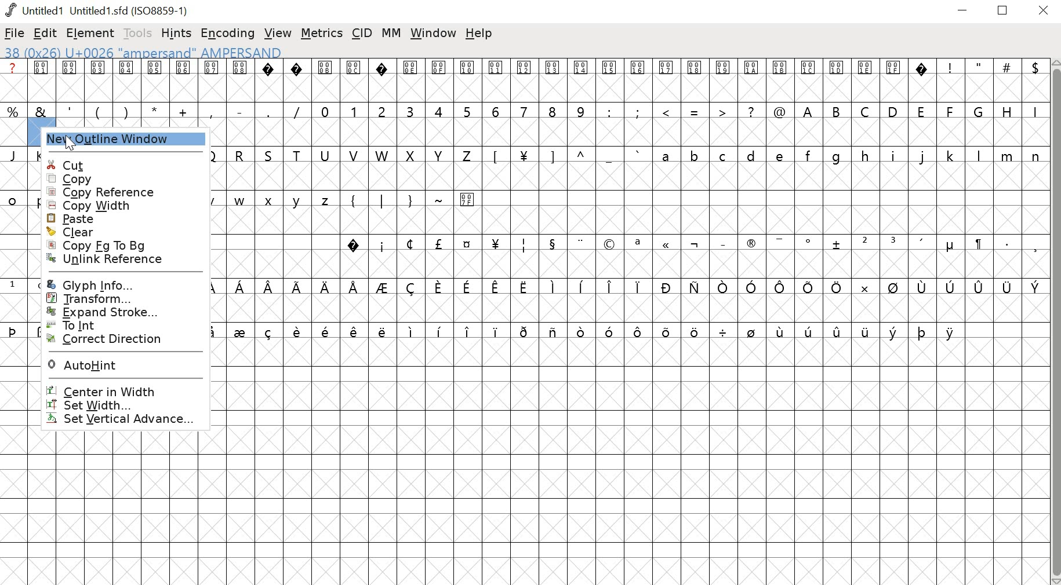  What do you see at coordinates (382, 244) in the screenshot?
I see `i` at bounding box center [382, 244].